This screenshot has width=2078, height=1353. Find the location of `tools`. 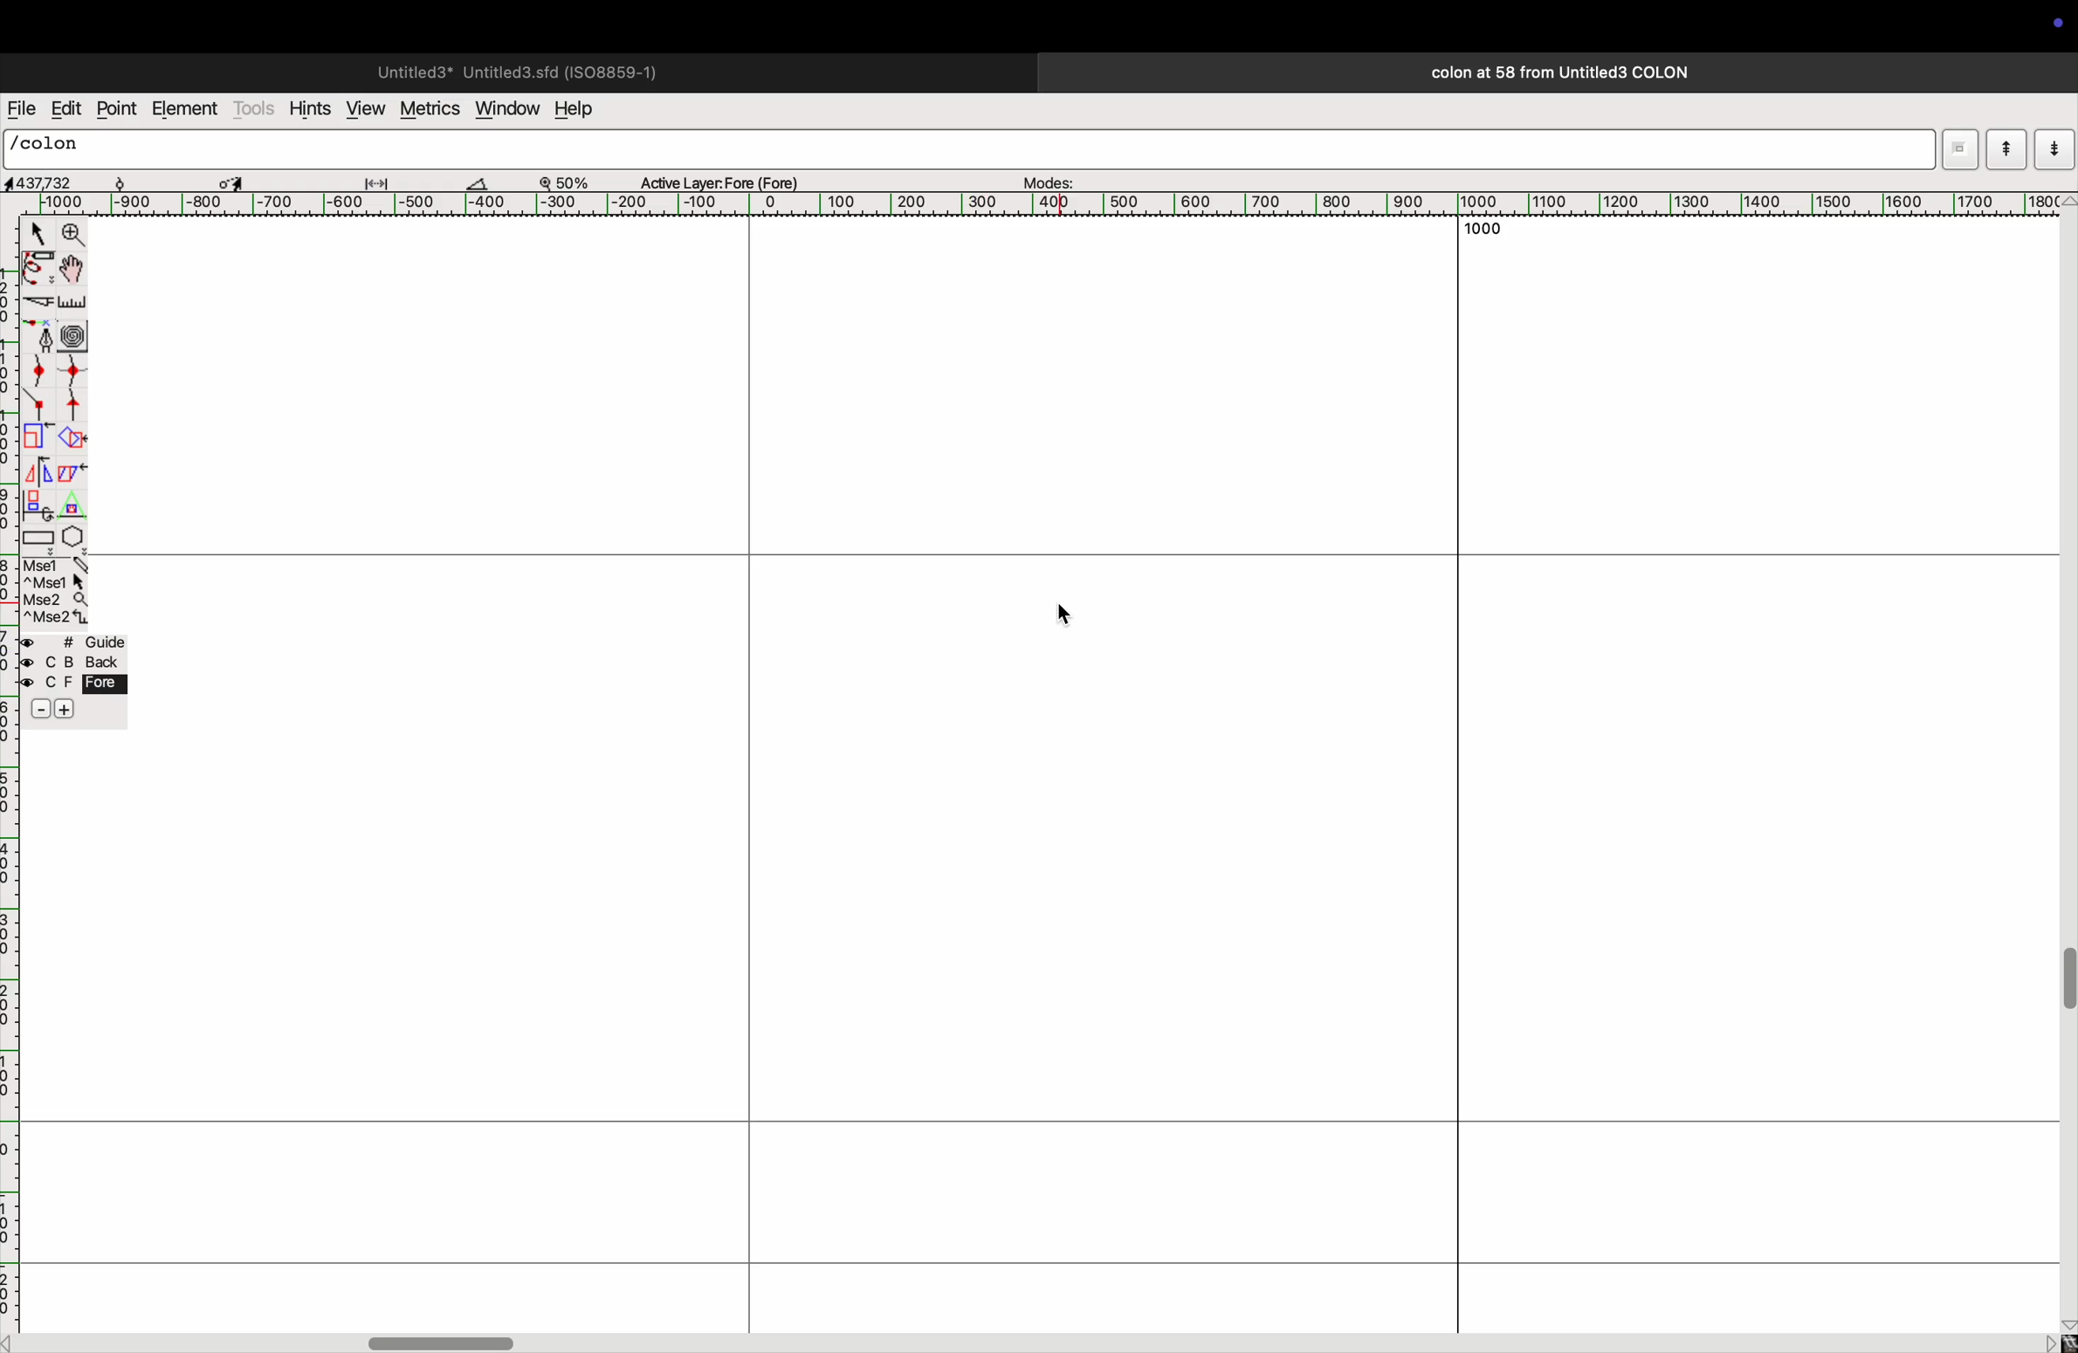

tools is located at coordinates (255, 108).